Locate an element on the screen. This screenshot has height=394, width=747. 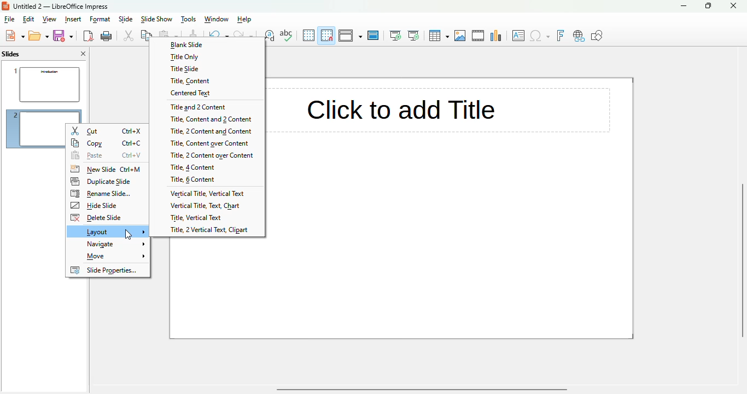
cut is located at coordinates (108, 131).